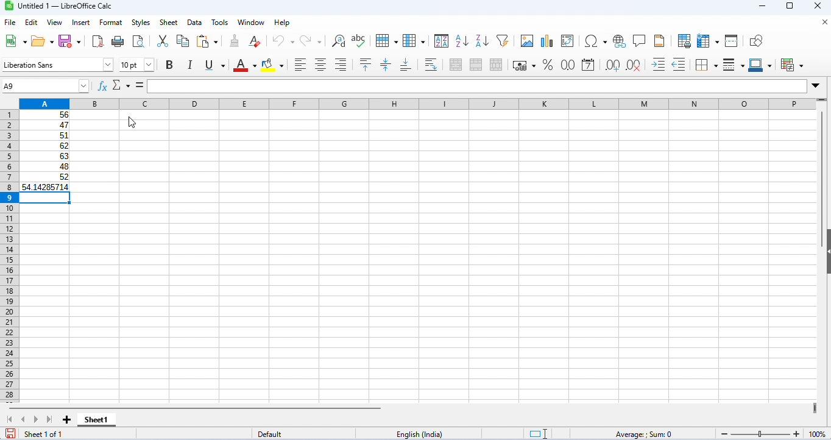 The height and width of the screenshot is (440, 831). I want to click on window, so click(253, 23).